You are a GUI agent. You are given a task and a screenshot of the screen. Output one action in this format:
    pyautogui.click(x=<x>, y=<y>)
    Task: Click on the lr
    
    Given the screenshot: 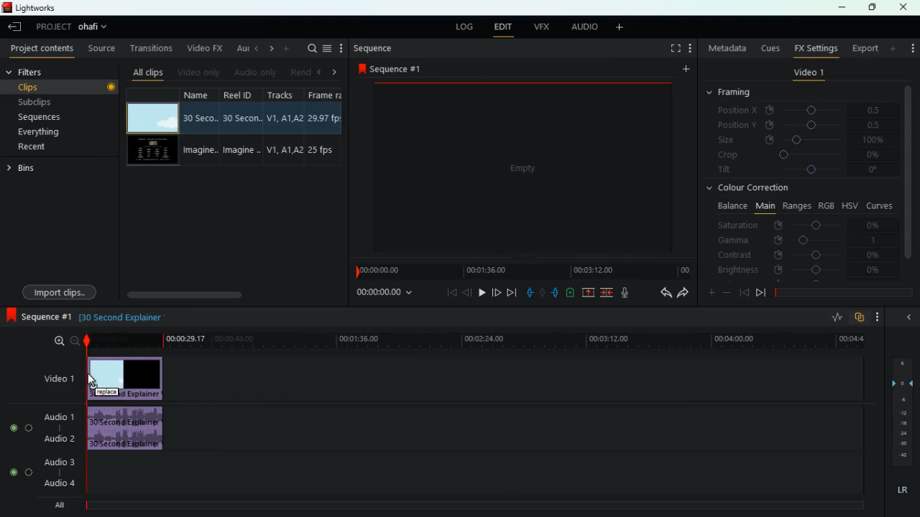 What is the action you would take?
    pyautogui.click(x=901, y=490)
    